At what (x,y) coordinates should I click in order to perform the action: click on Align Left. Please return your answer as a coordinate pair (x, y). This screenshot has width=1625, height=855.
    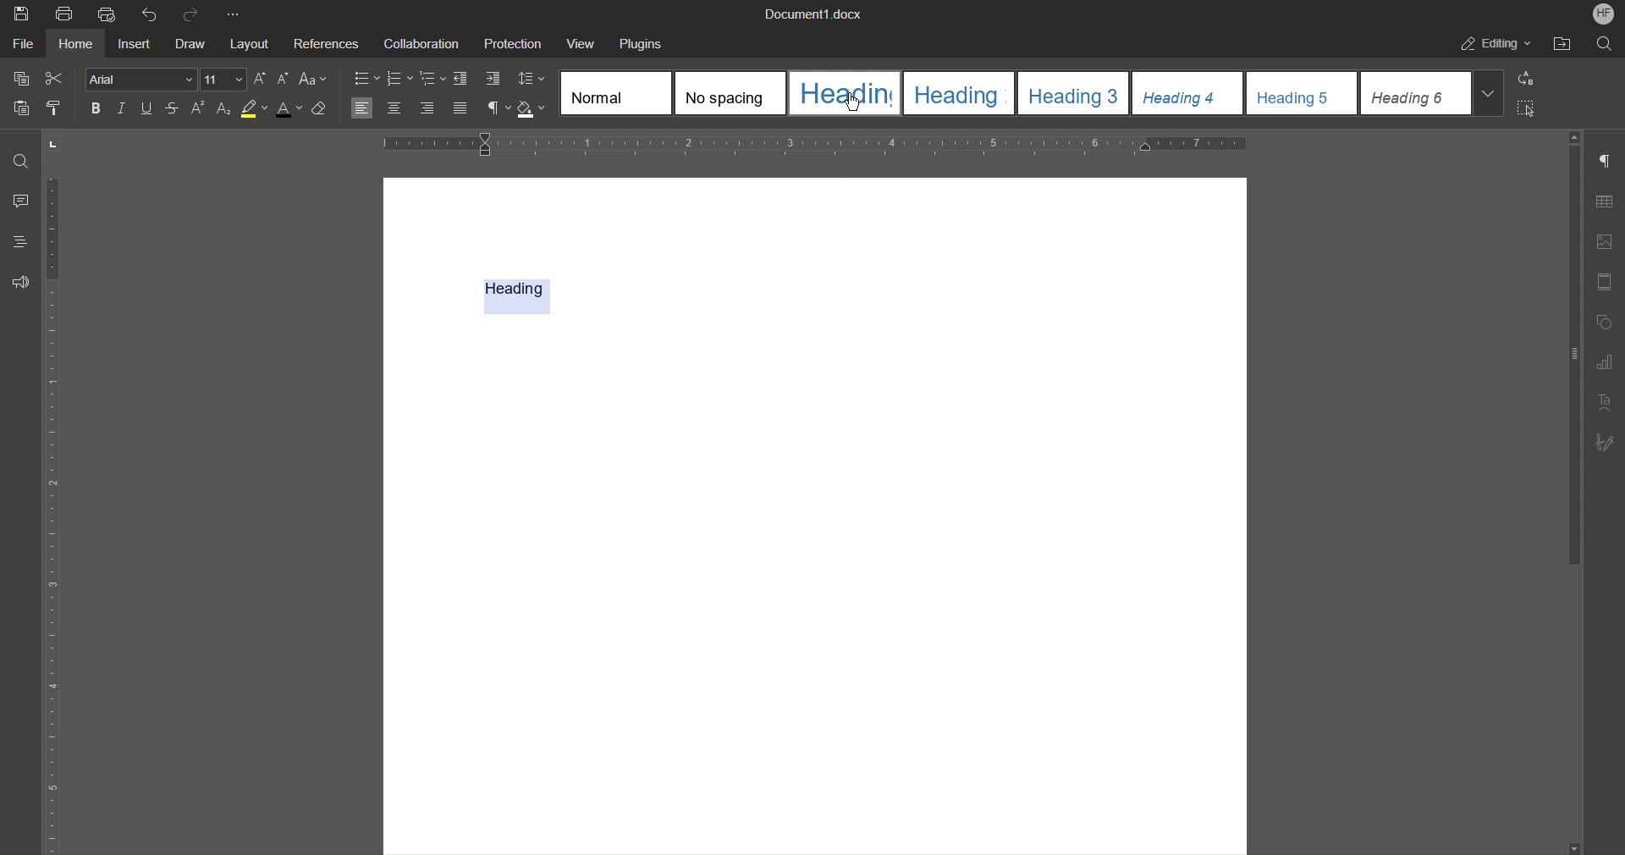
    Looking at the image, I should click on (363, 108).